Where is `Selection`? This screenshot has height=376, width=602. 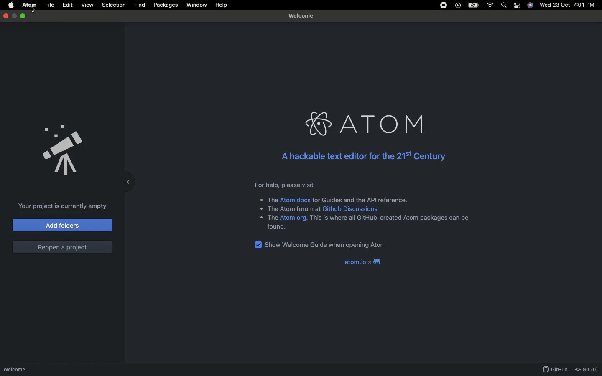
Selection is located at coordinates (113, 5).